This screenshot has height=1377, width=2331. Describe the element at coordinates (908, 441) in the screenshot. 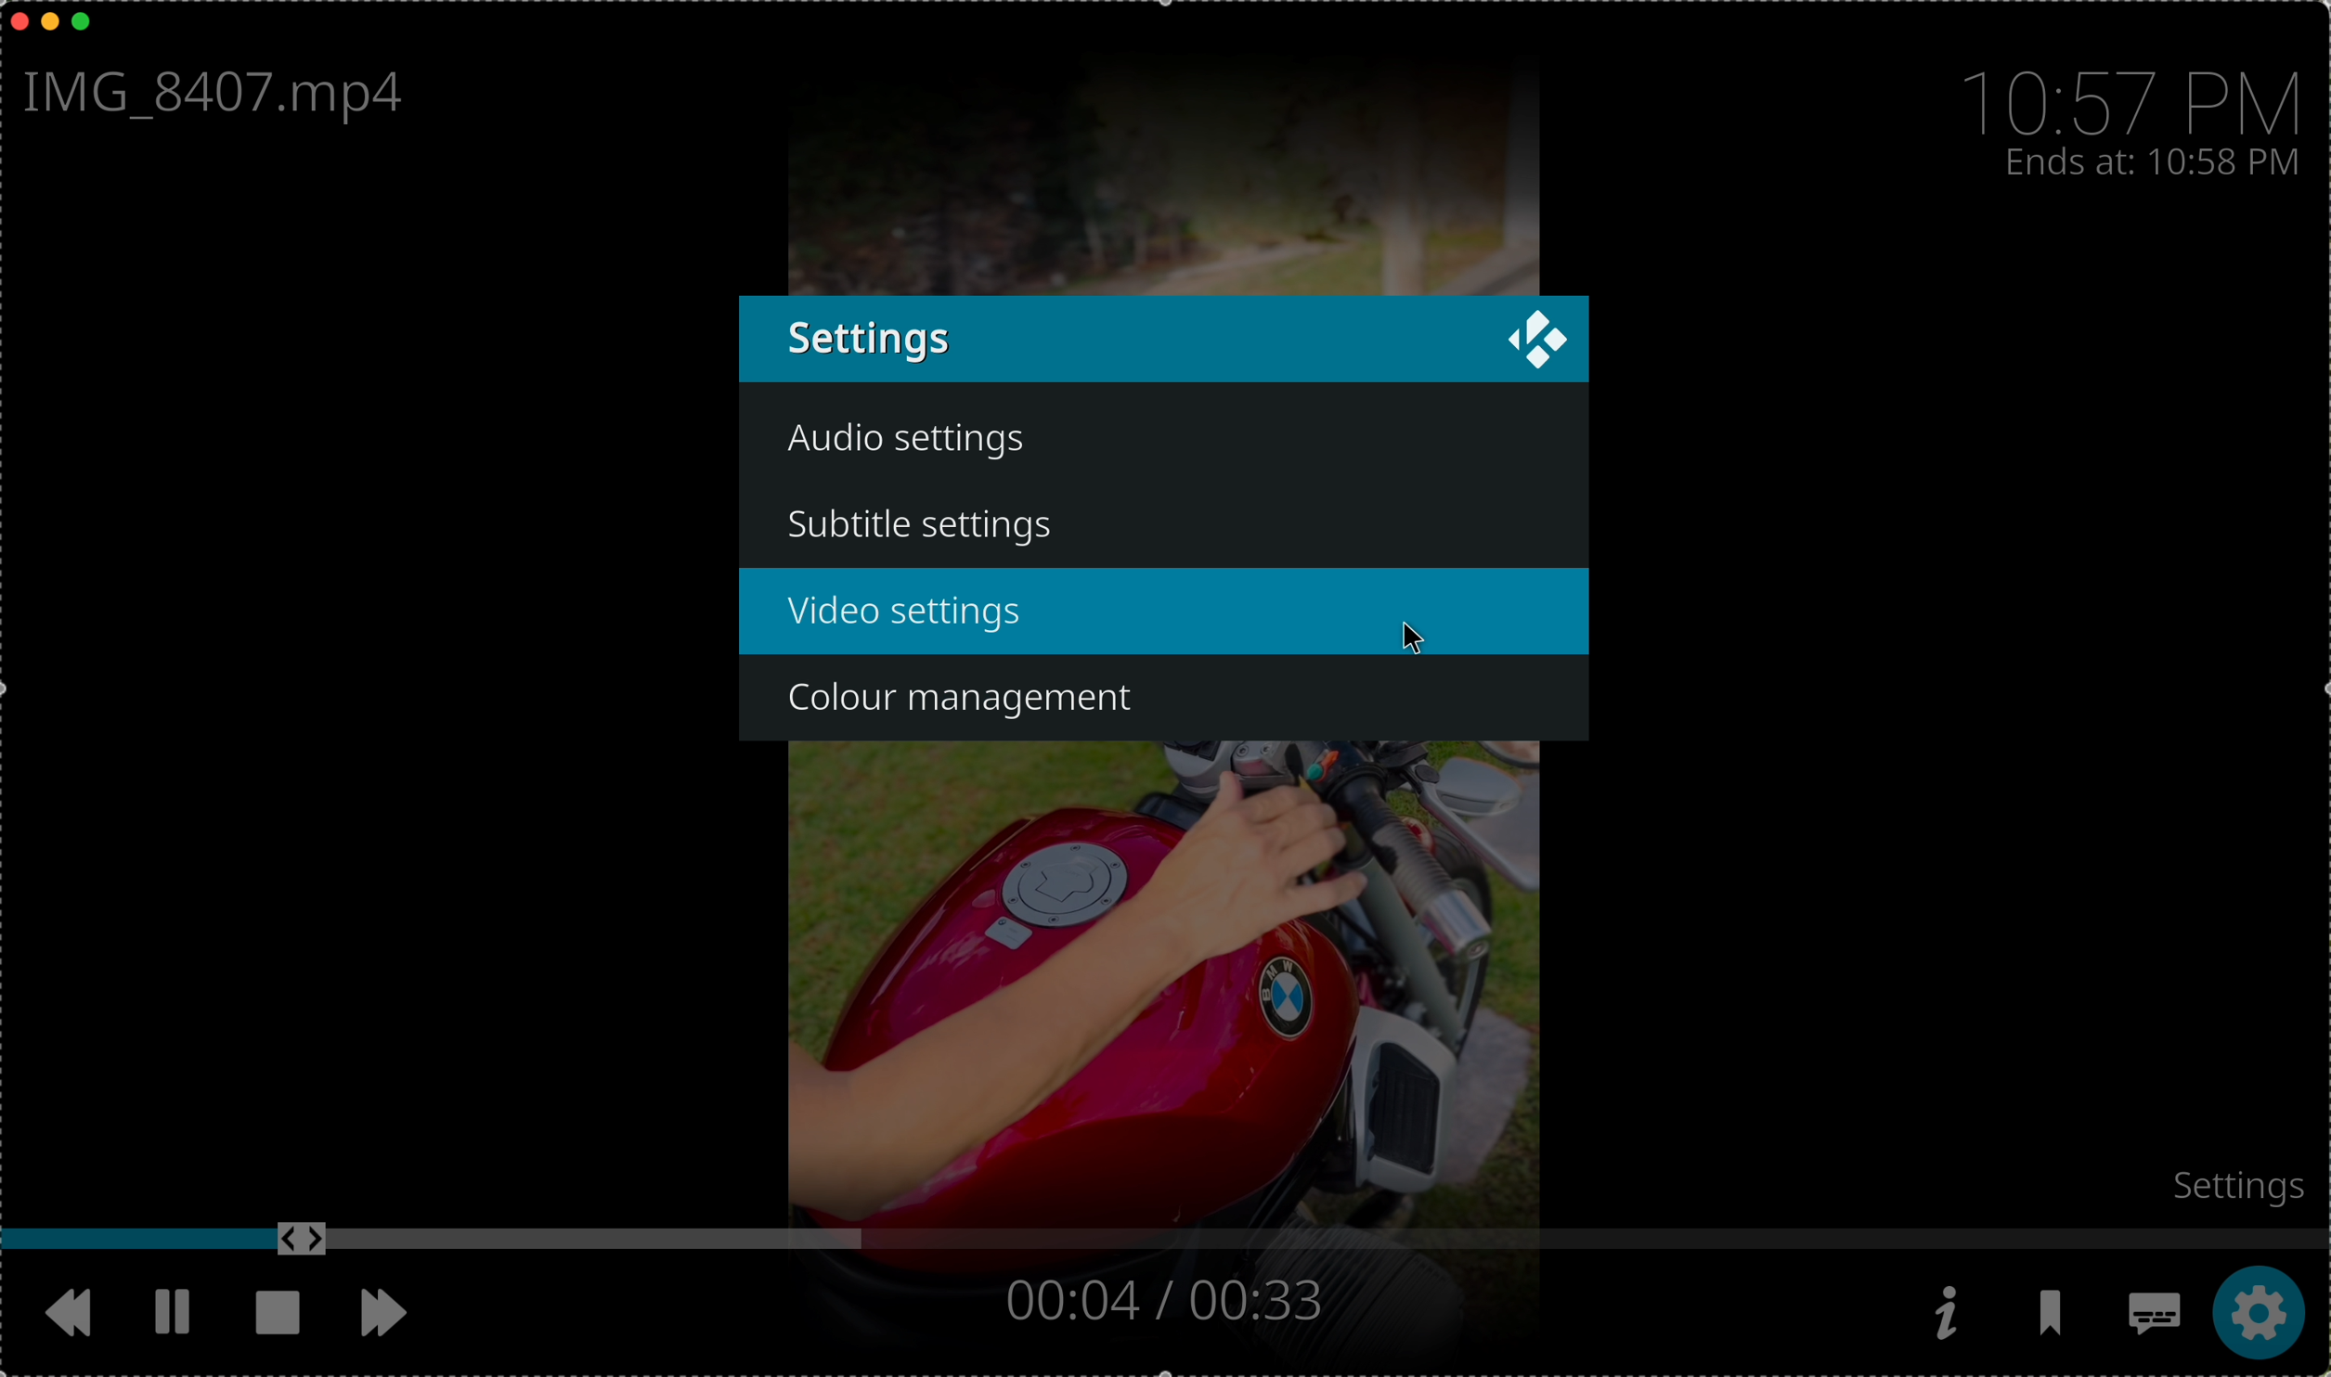

I see `audio settings` at that location.